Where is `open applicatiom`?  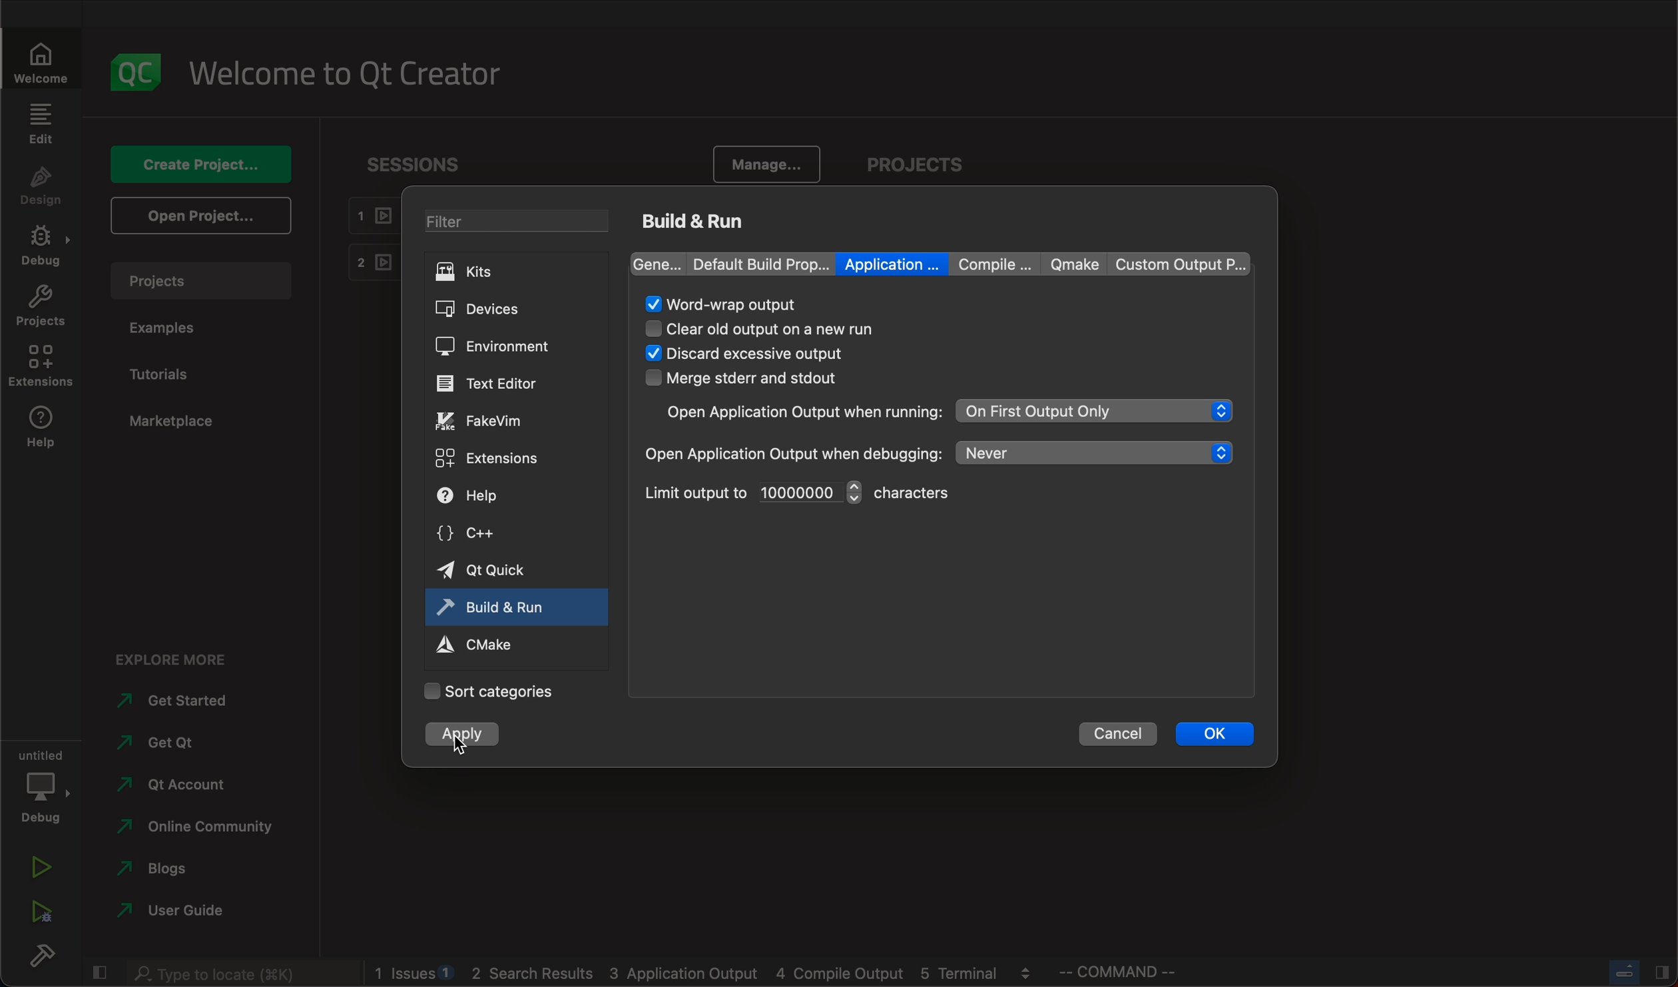 open applicatiom is located at coordinates (800, 412).